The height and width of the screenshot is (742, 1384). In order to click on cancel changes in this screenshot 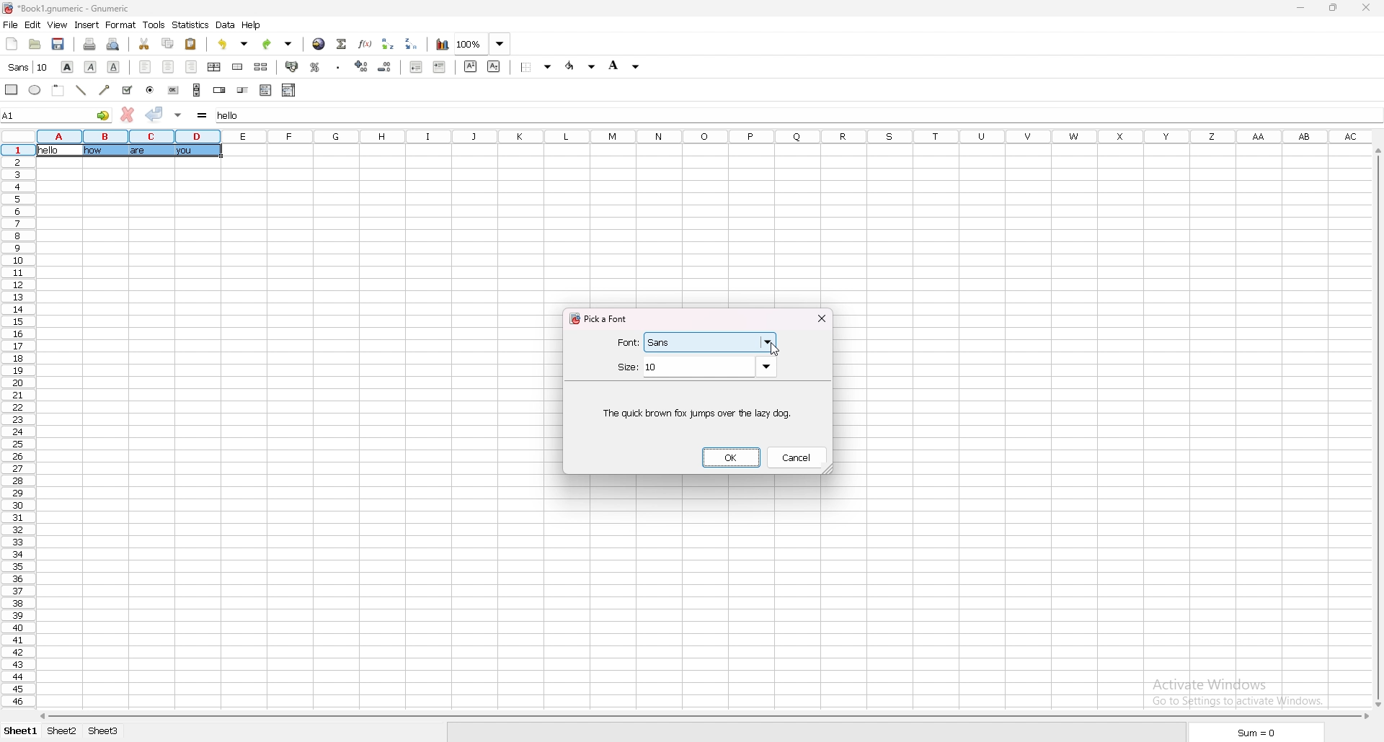, I will do `click(127, 115)`.